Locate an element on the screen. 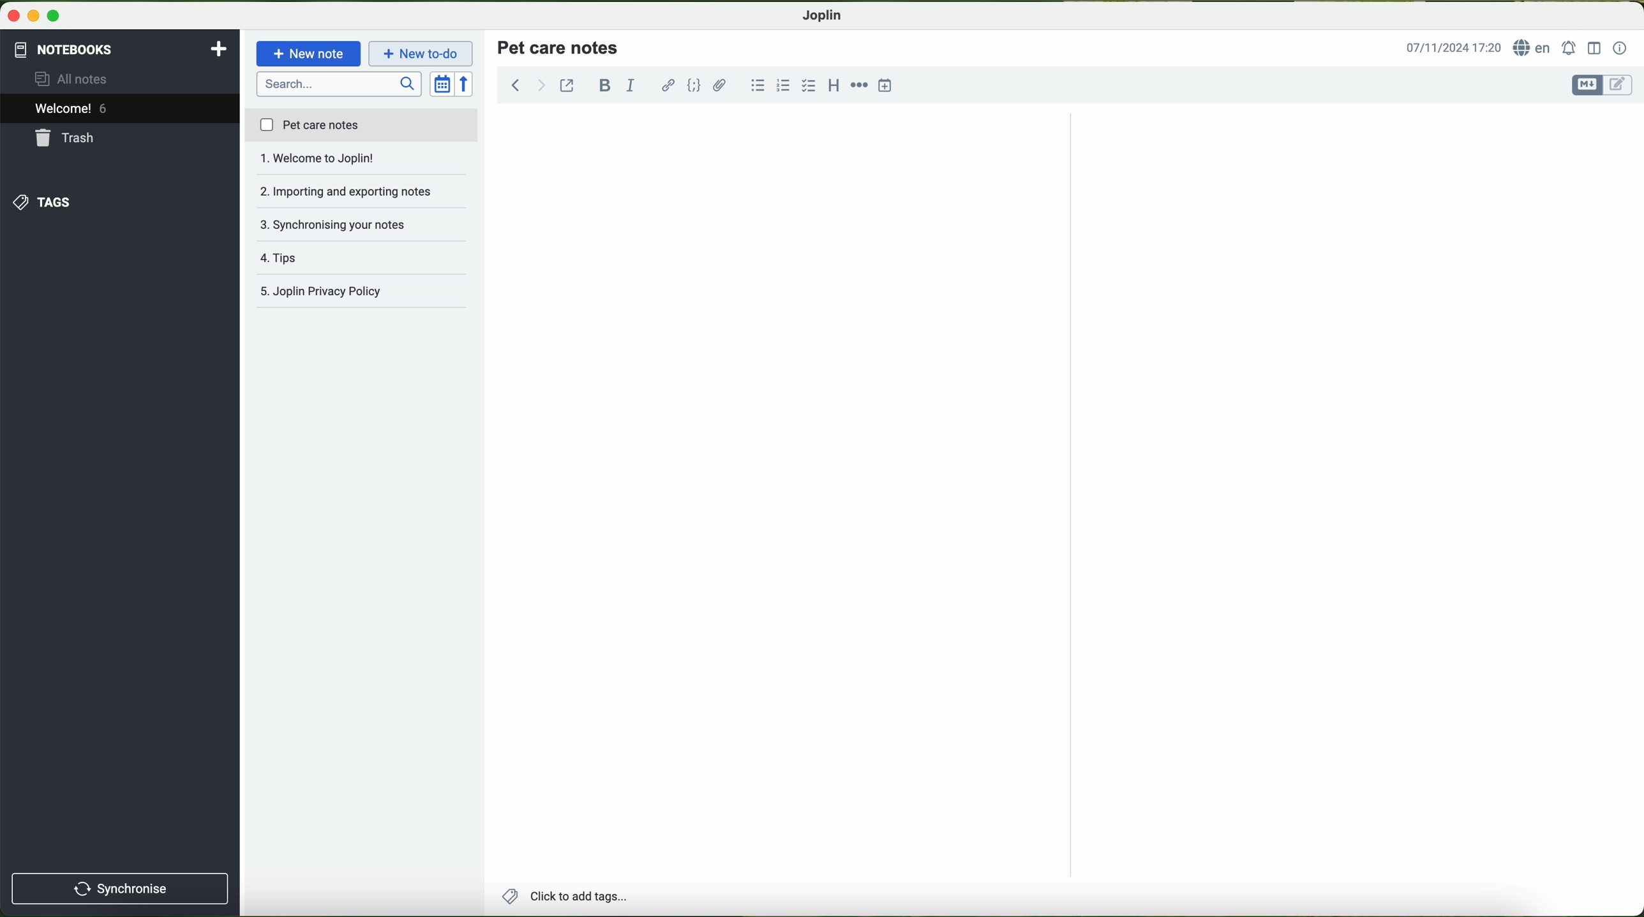  joplin privacy policy is located at coordinates (355, 293).